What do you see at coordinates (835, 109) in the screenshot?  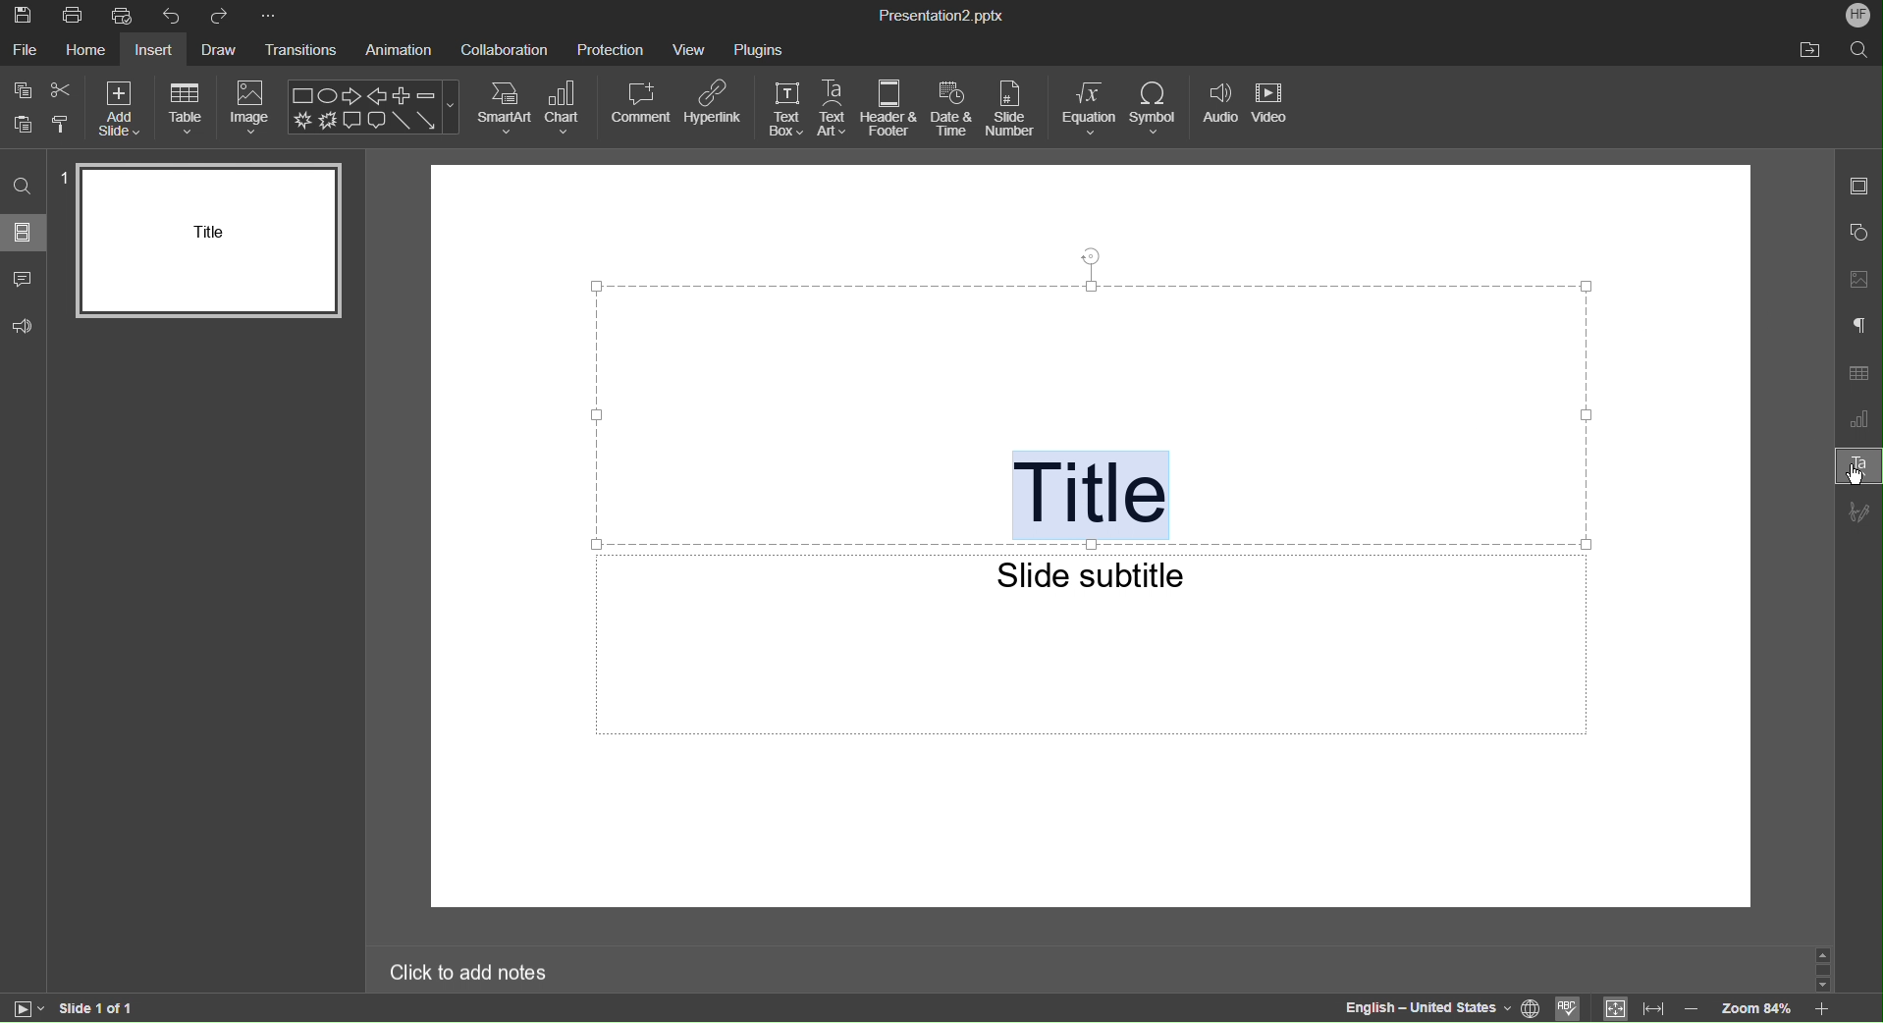 I see `Text Art` at bounding box center [835, 109].